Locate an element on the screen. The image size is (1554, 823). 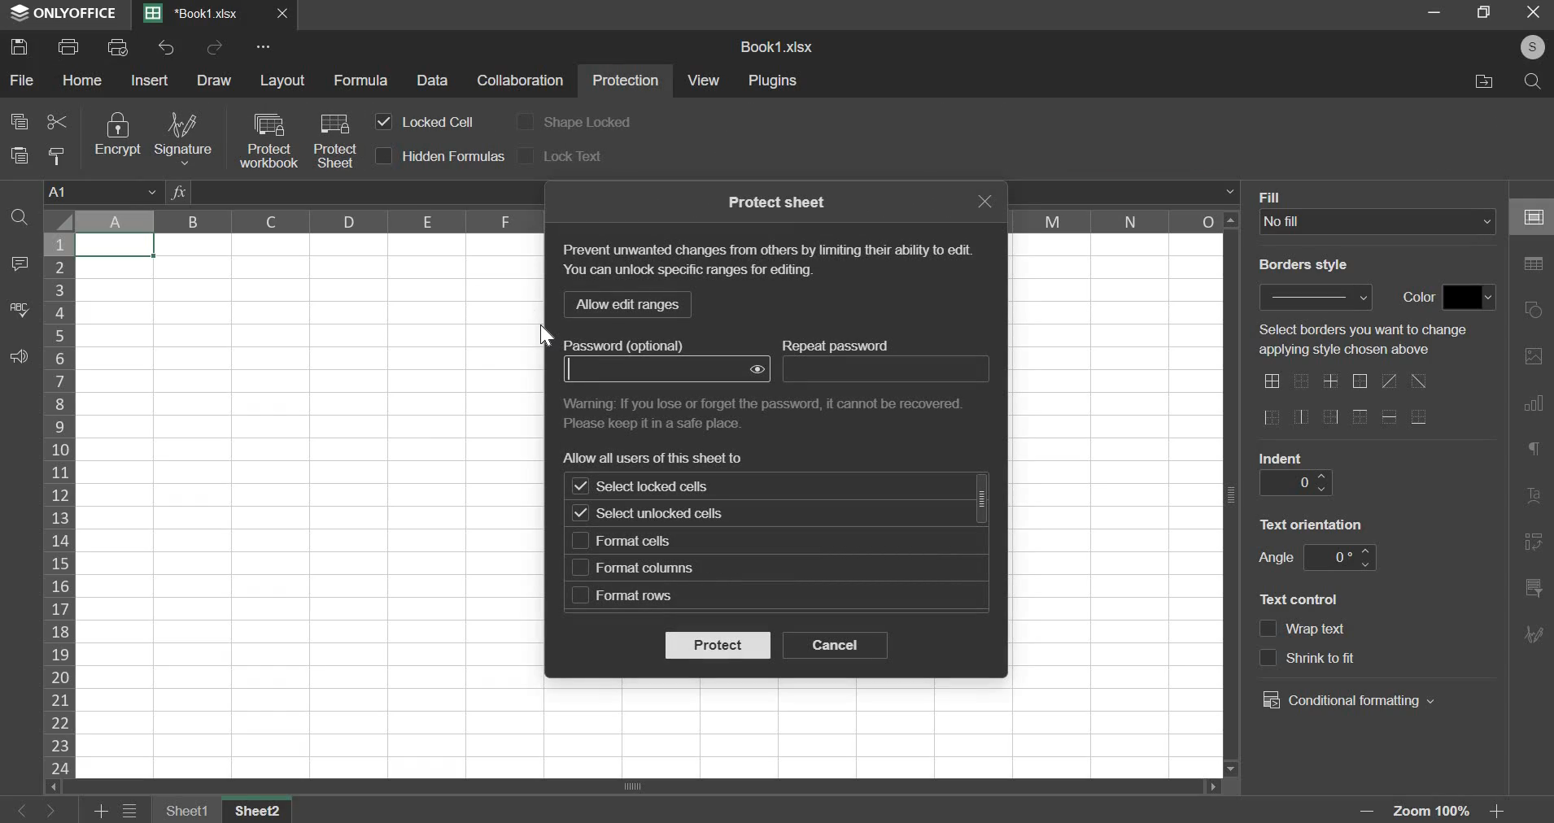
text is located at coordinates (840, 345).